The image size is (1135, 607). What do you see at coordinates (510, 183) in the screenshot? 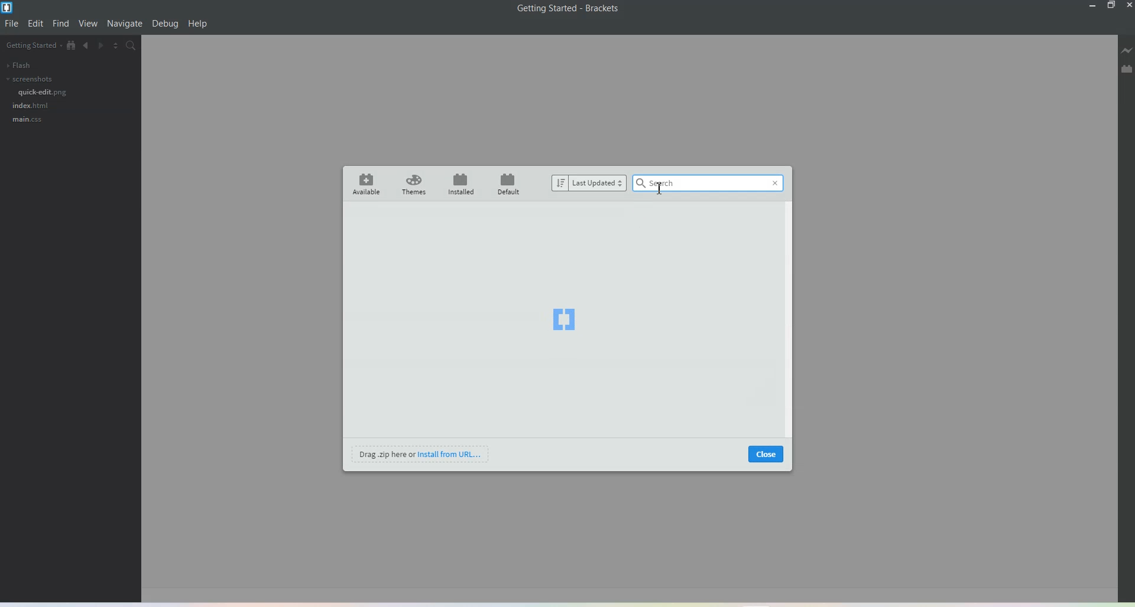
I see `Default` at bounding box center [510, 183].